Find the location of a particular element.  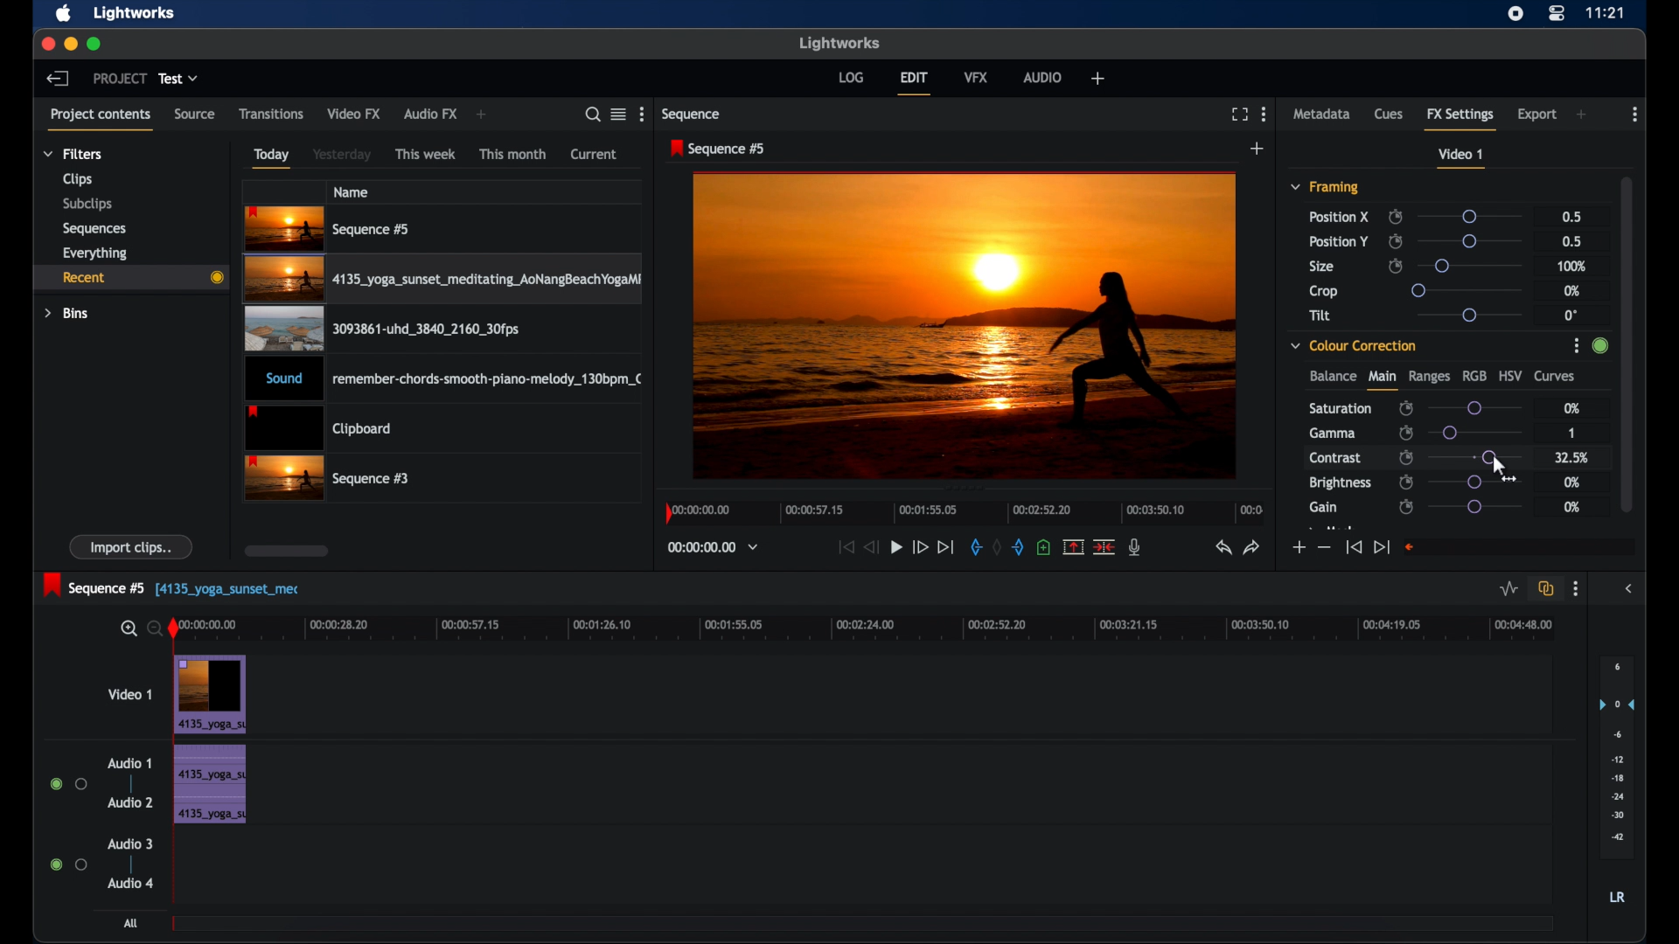

jump to end is located at coordinates (945, 547).